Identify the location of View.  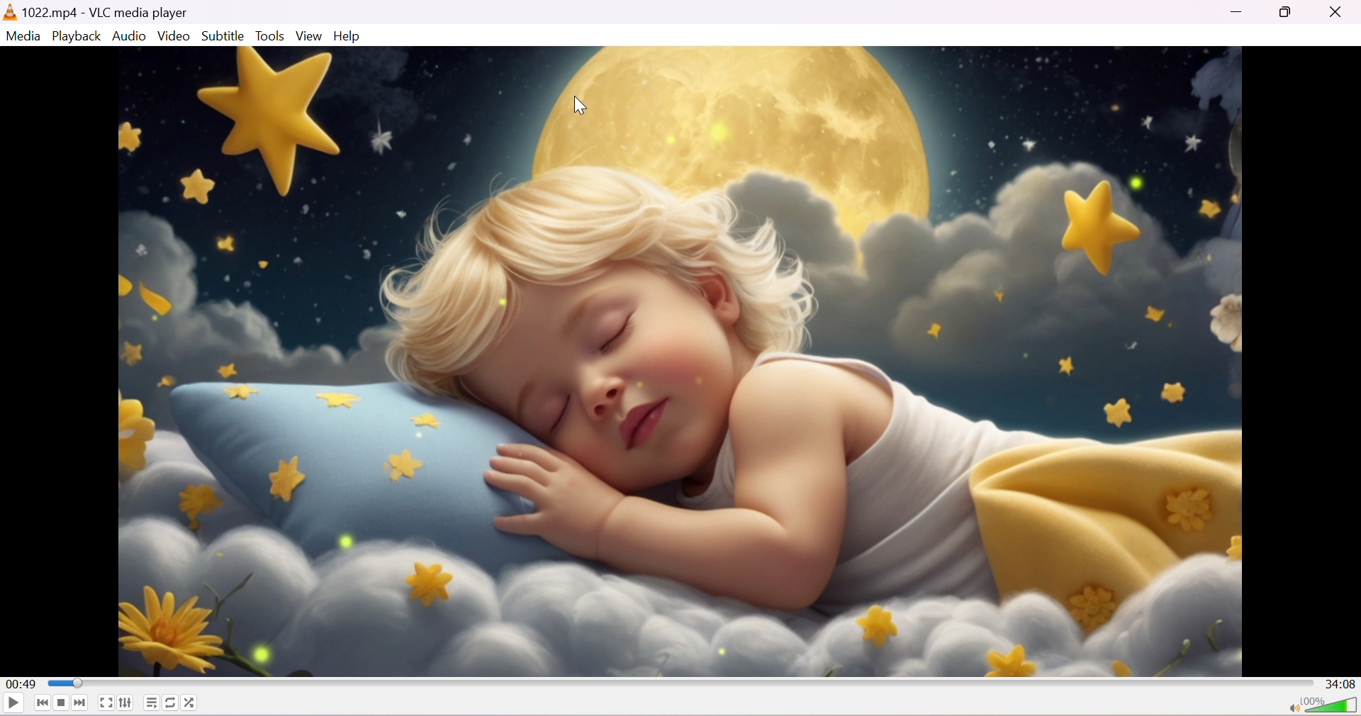
(309, 36).